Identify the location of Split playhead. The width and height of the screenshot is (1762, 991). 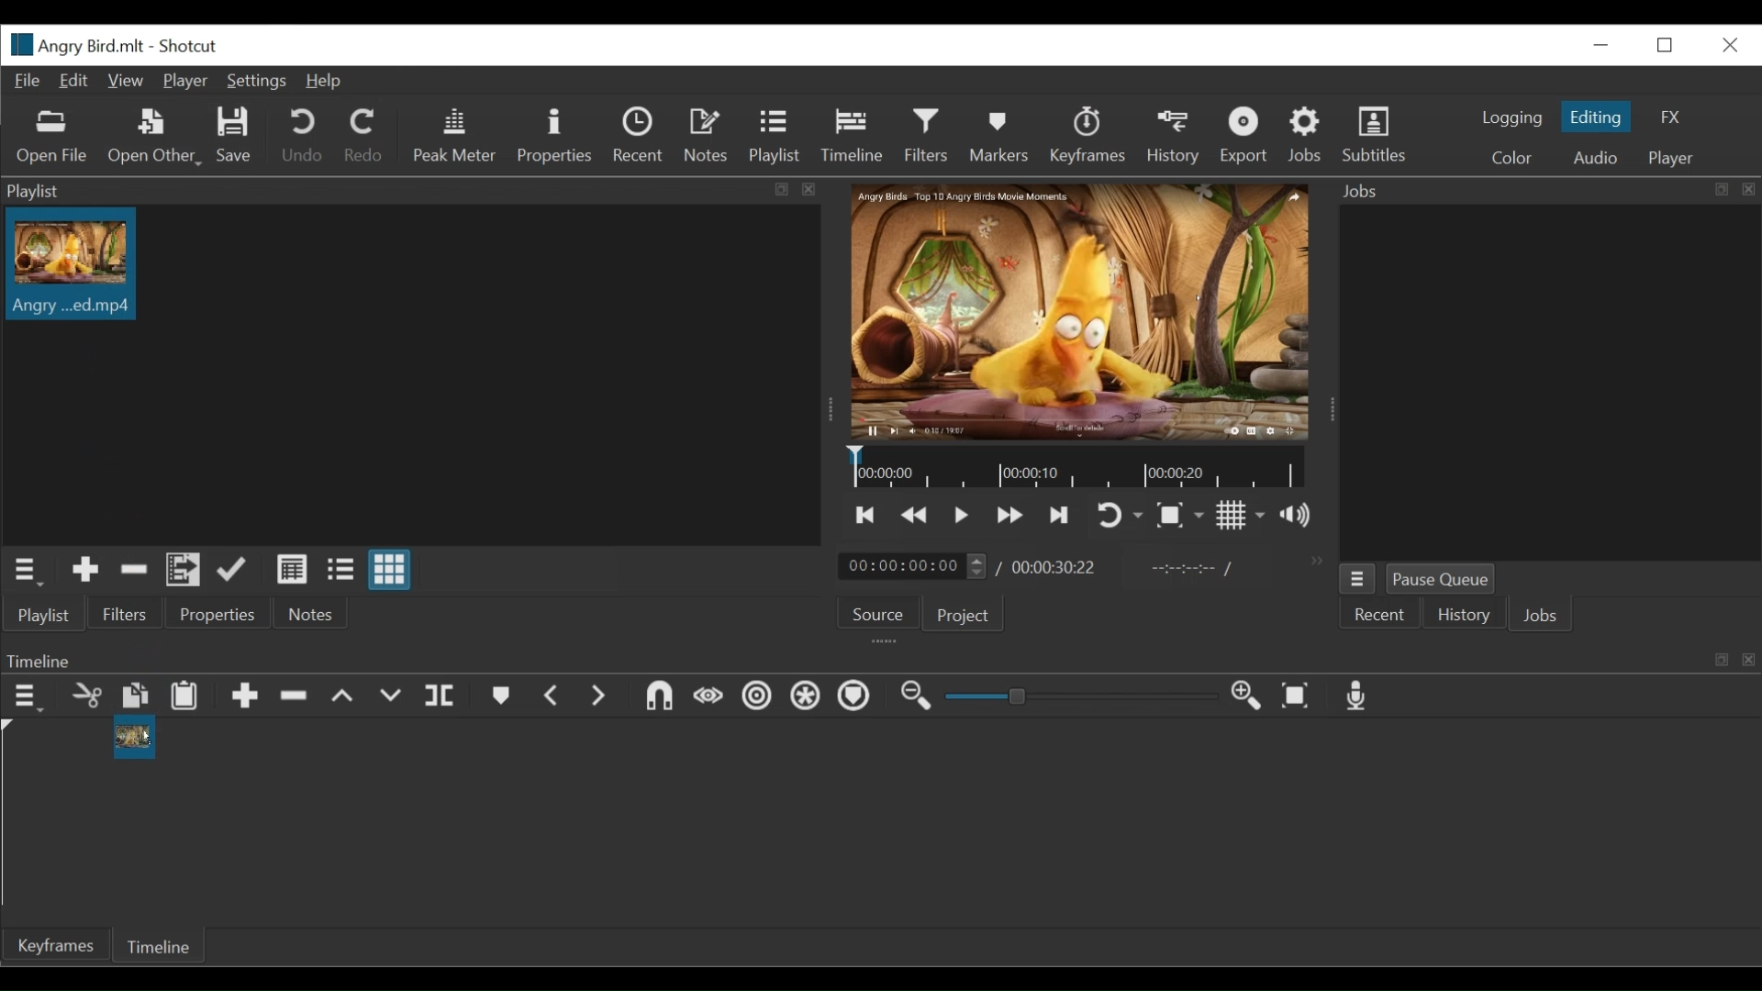
(442, 696).